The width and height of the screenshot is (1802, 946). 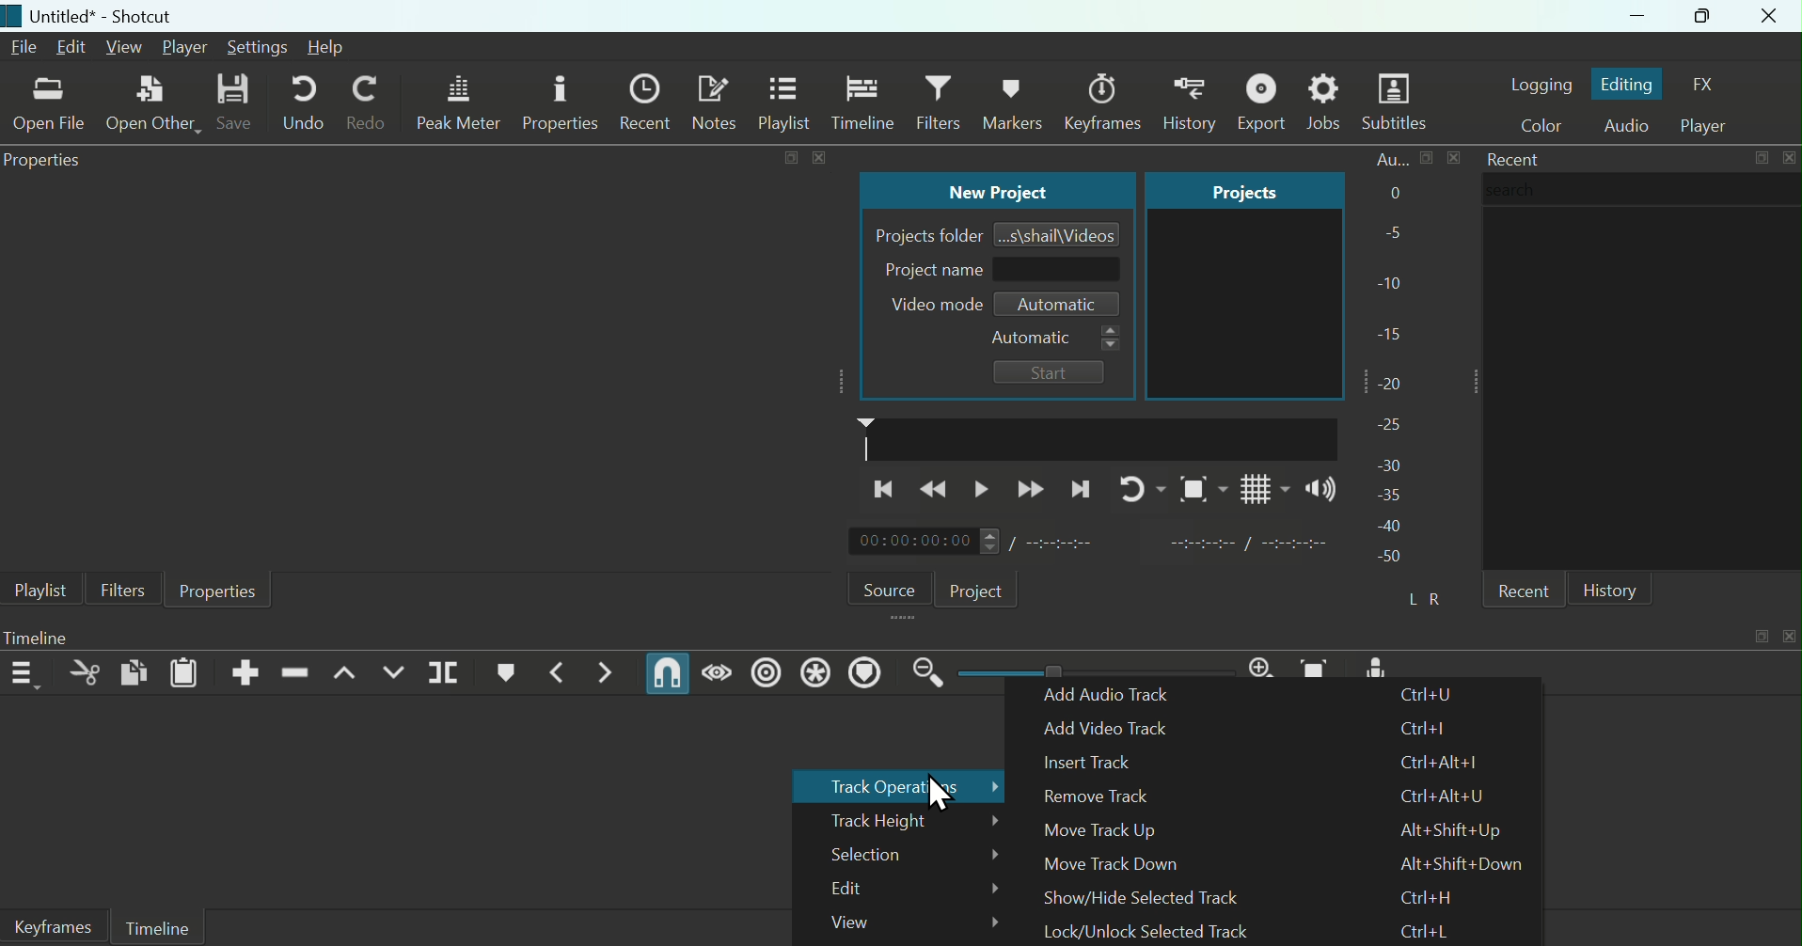 I want to click on Edit, so click(x=904, y=889).